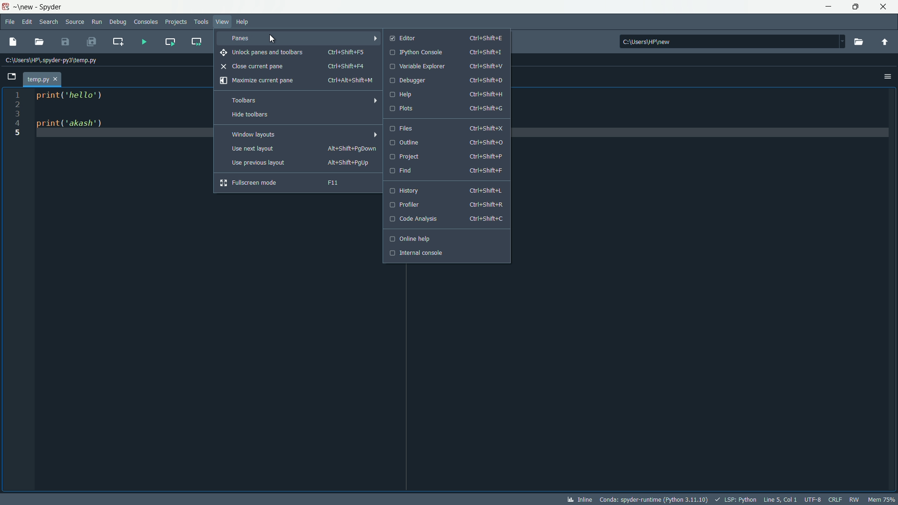 The width and height of the screenshot is (898, 505). Describe the element at coordinates (16, 115) in the screenshot. I see `line number` at that location.